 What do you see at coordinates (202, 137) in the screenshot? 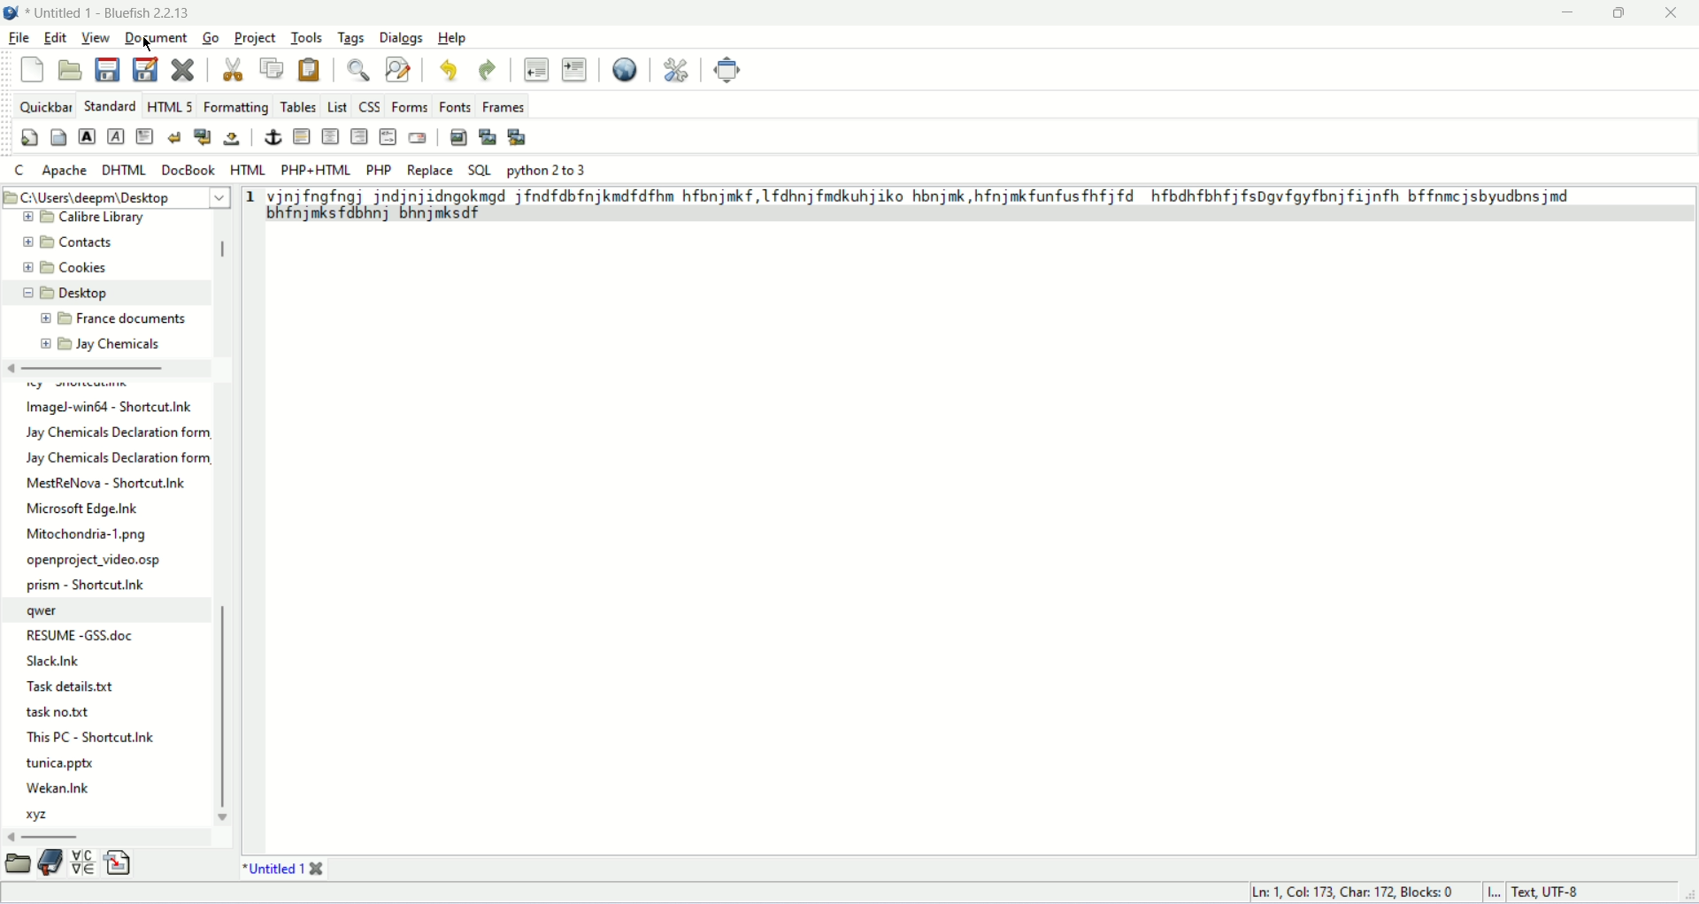
I see `break and clear` at bounding box center [202, 137].